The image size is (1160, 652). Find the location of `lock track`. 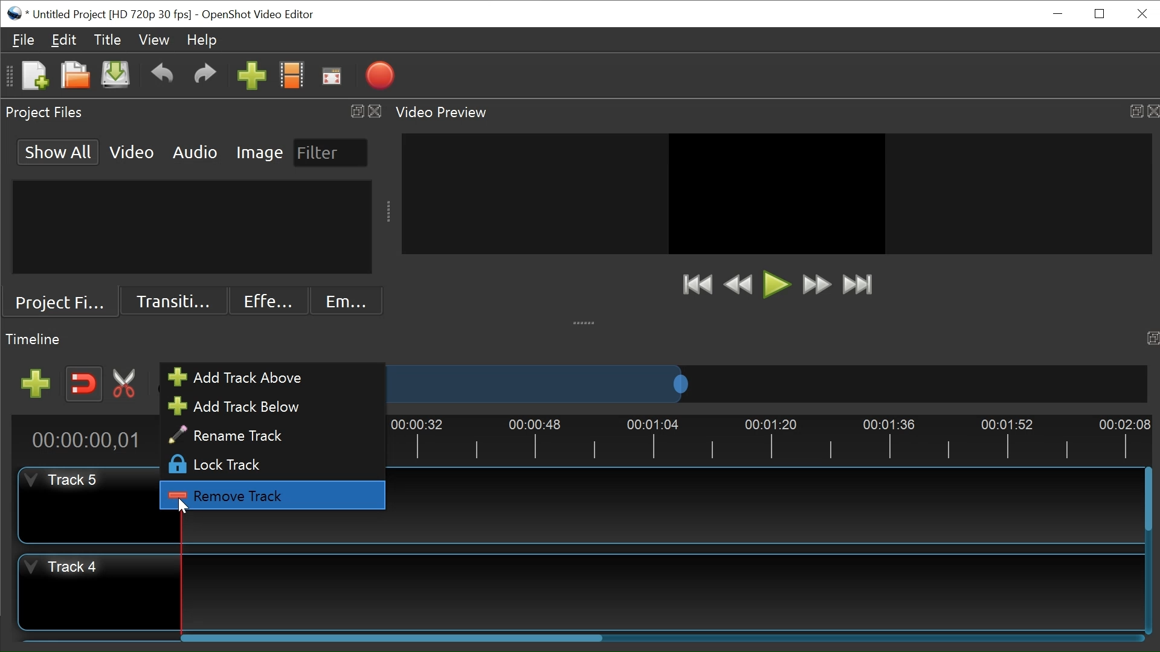

lock track is located at coordinates (269, 465).